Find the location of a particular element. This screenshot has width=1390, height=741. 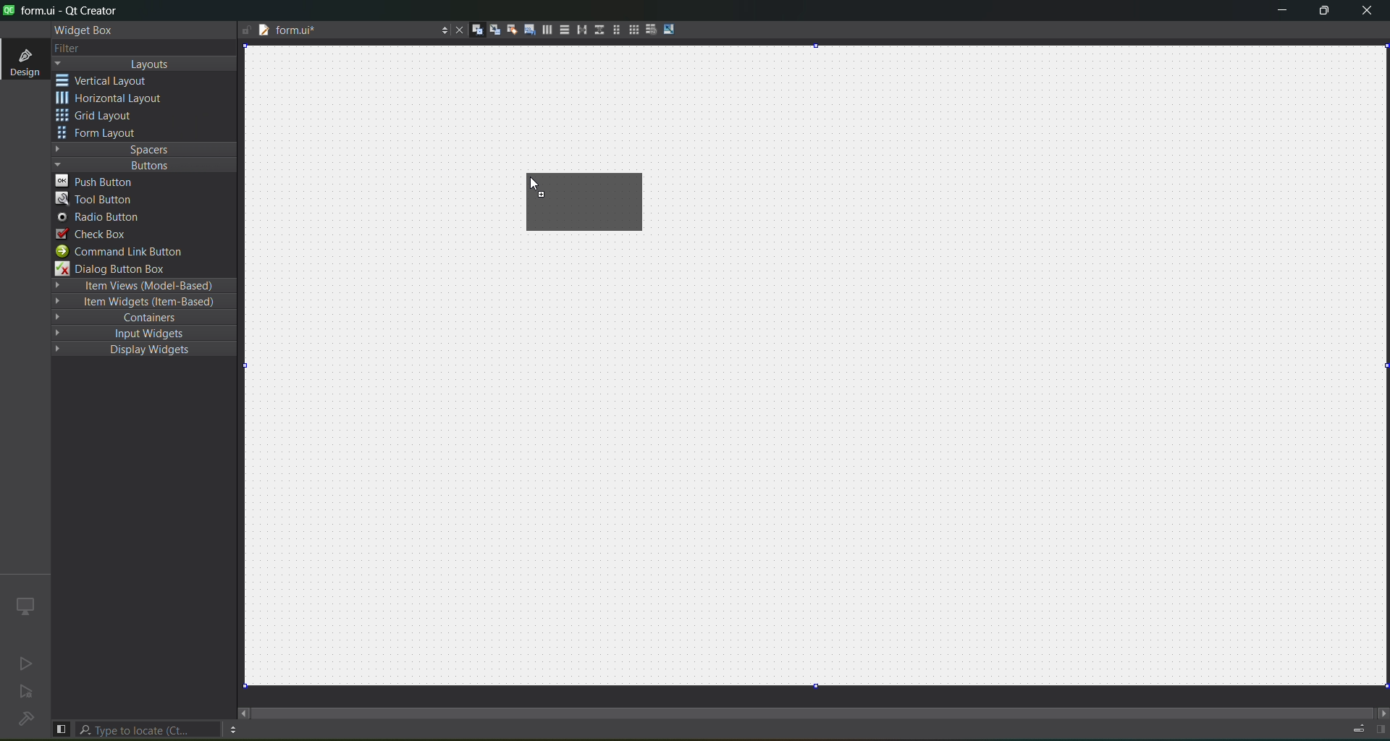

no project loading is located at coordinates (23, 720).